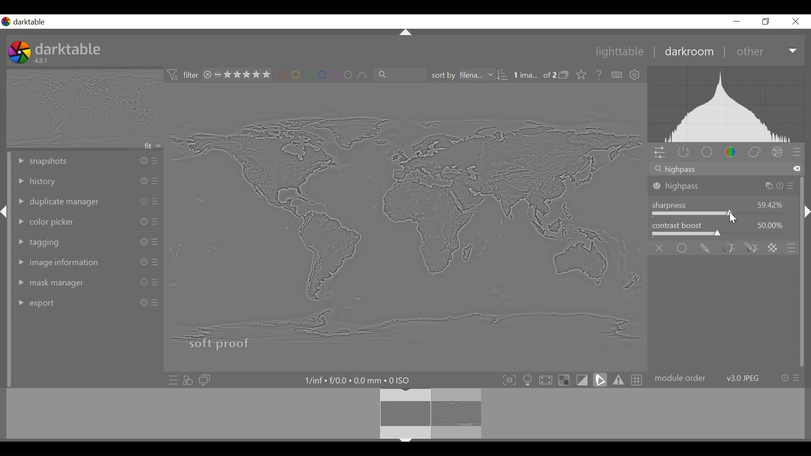 The image size is (811, 456). I want to click on correct, so click(754, 152).